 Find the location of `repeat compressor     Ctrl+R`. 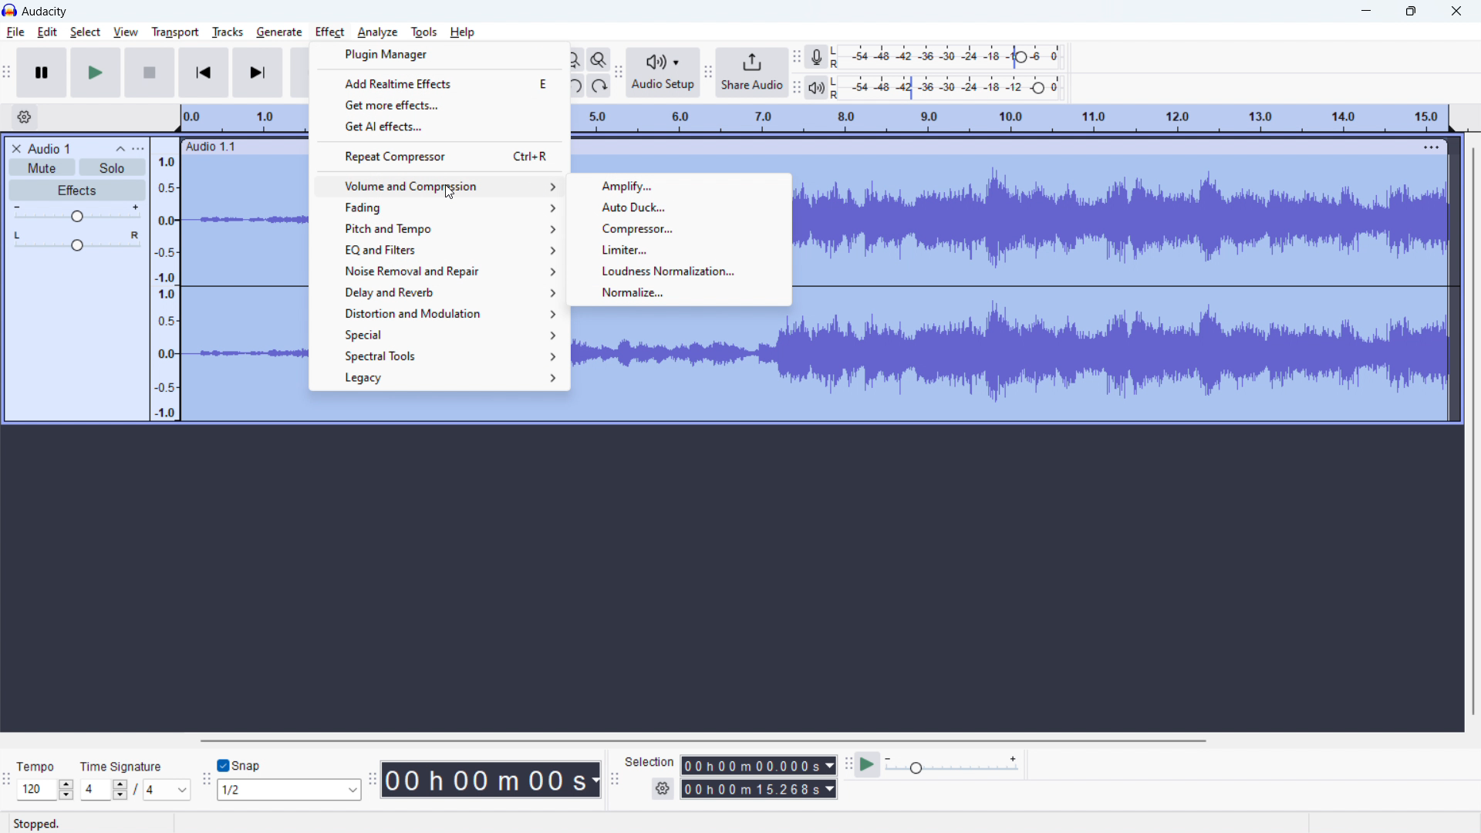

repeat compressor     Ctrl+R is located at coordinates (440, 156).